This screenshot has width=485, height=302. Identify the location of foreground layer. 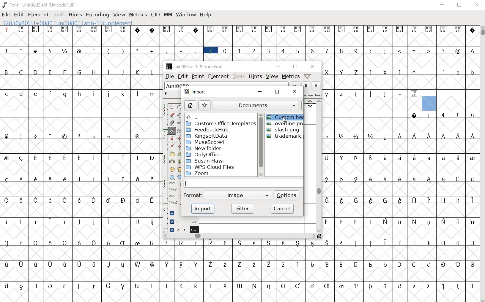
(180, 229).